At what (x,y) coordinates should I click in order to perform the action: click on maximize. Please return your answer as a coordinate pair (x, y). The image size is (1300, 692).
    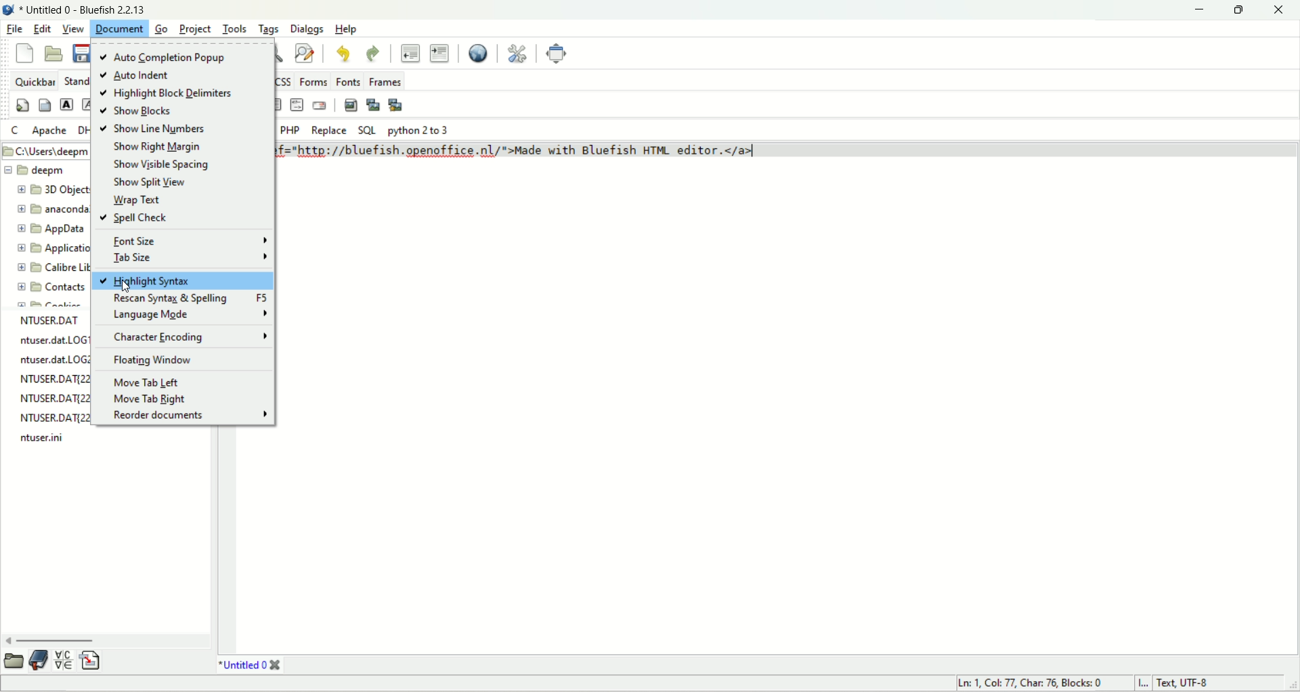
    Looking at the image, I should click on (1239, 12).